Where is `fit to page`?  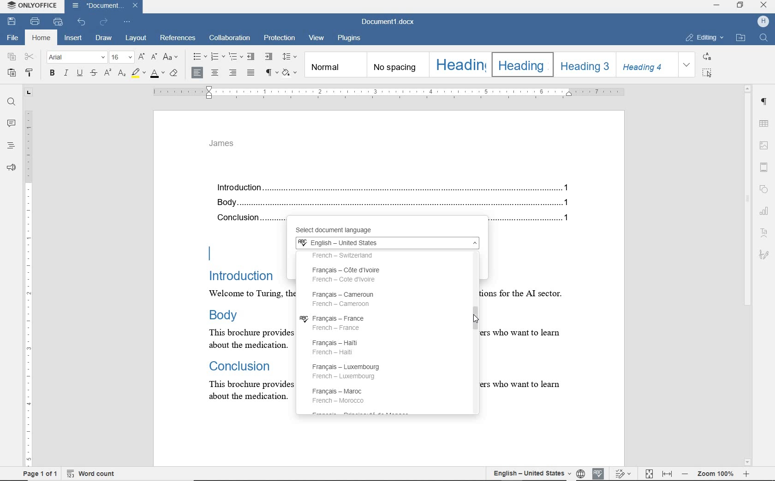 fit to page is located at coordinates (650, 475).